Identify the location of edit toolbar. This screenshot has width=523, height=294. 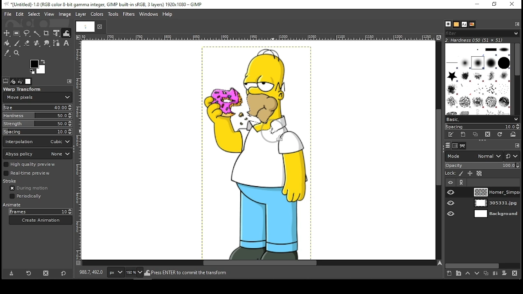
(519, 24).